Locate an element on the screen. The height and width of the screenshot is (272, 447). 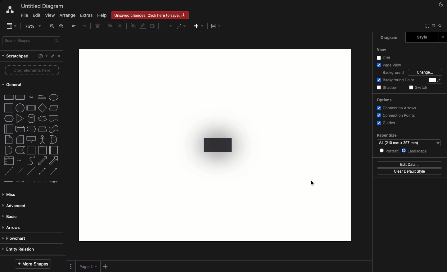
Zoom in is located at coordinates (52, 27).